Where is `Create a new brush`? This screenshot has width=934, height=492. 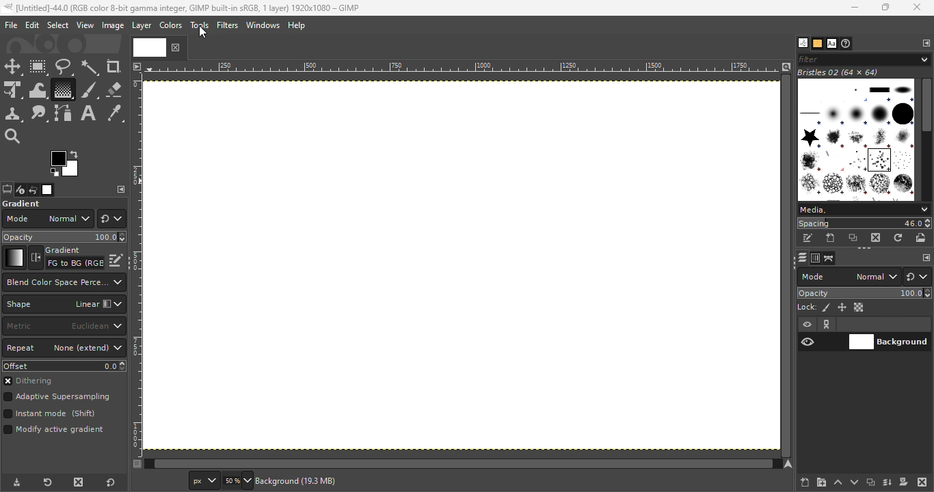 Create a new brush is located at coordinates (831, 238).